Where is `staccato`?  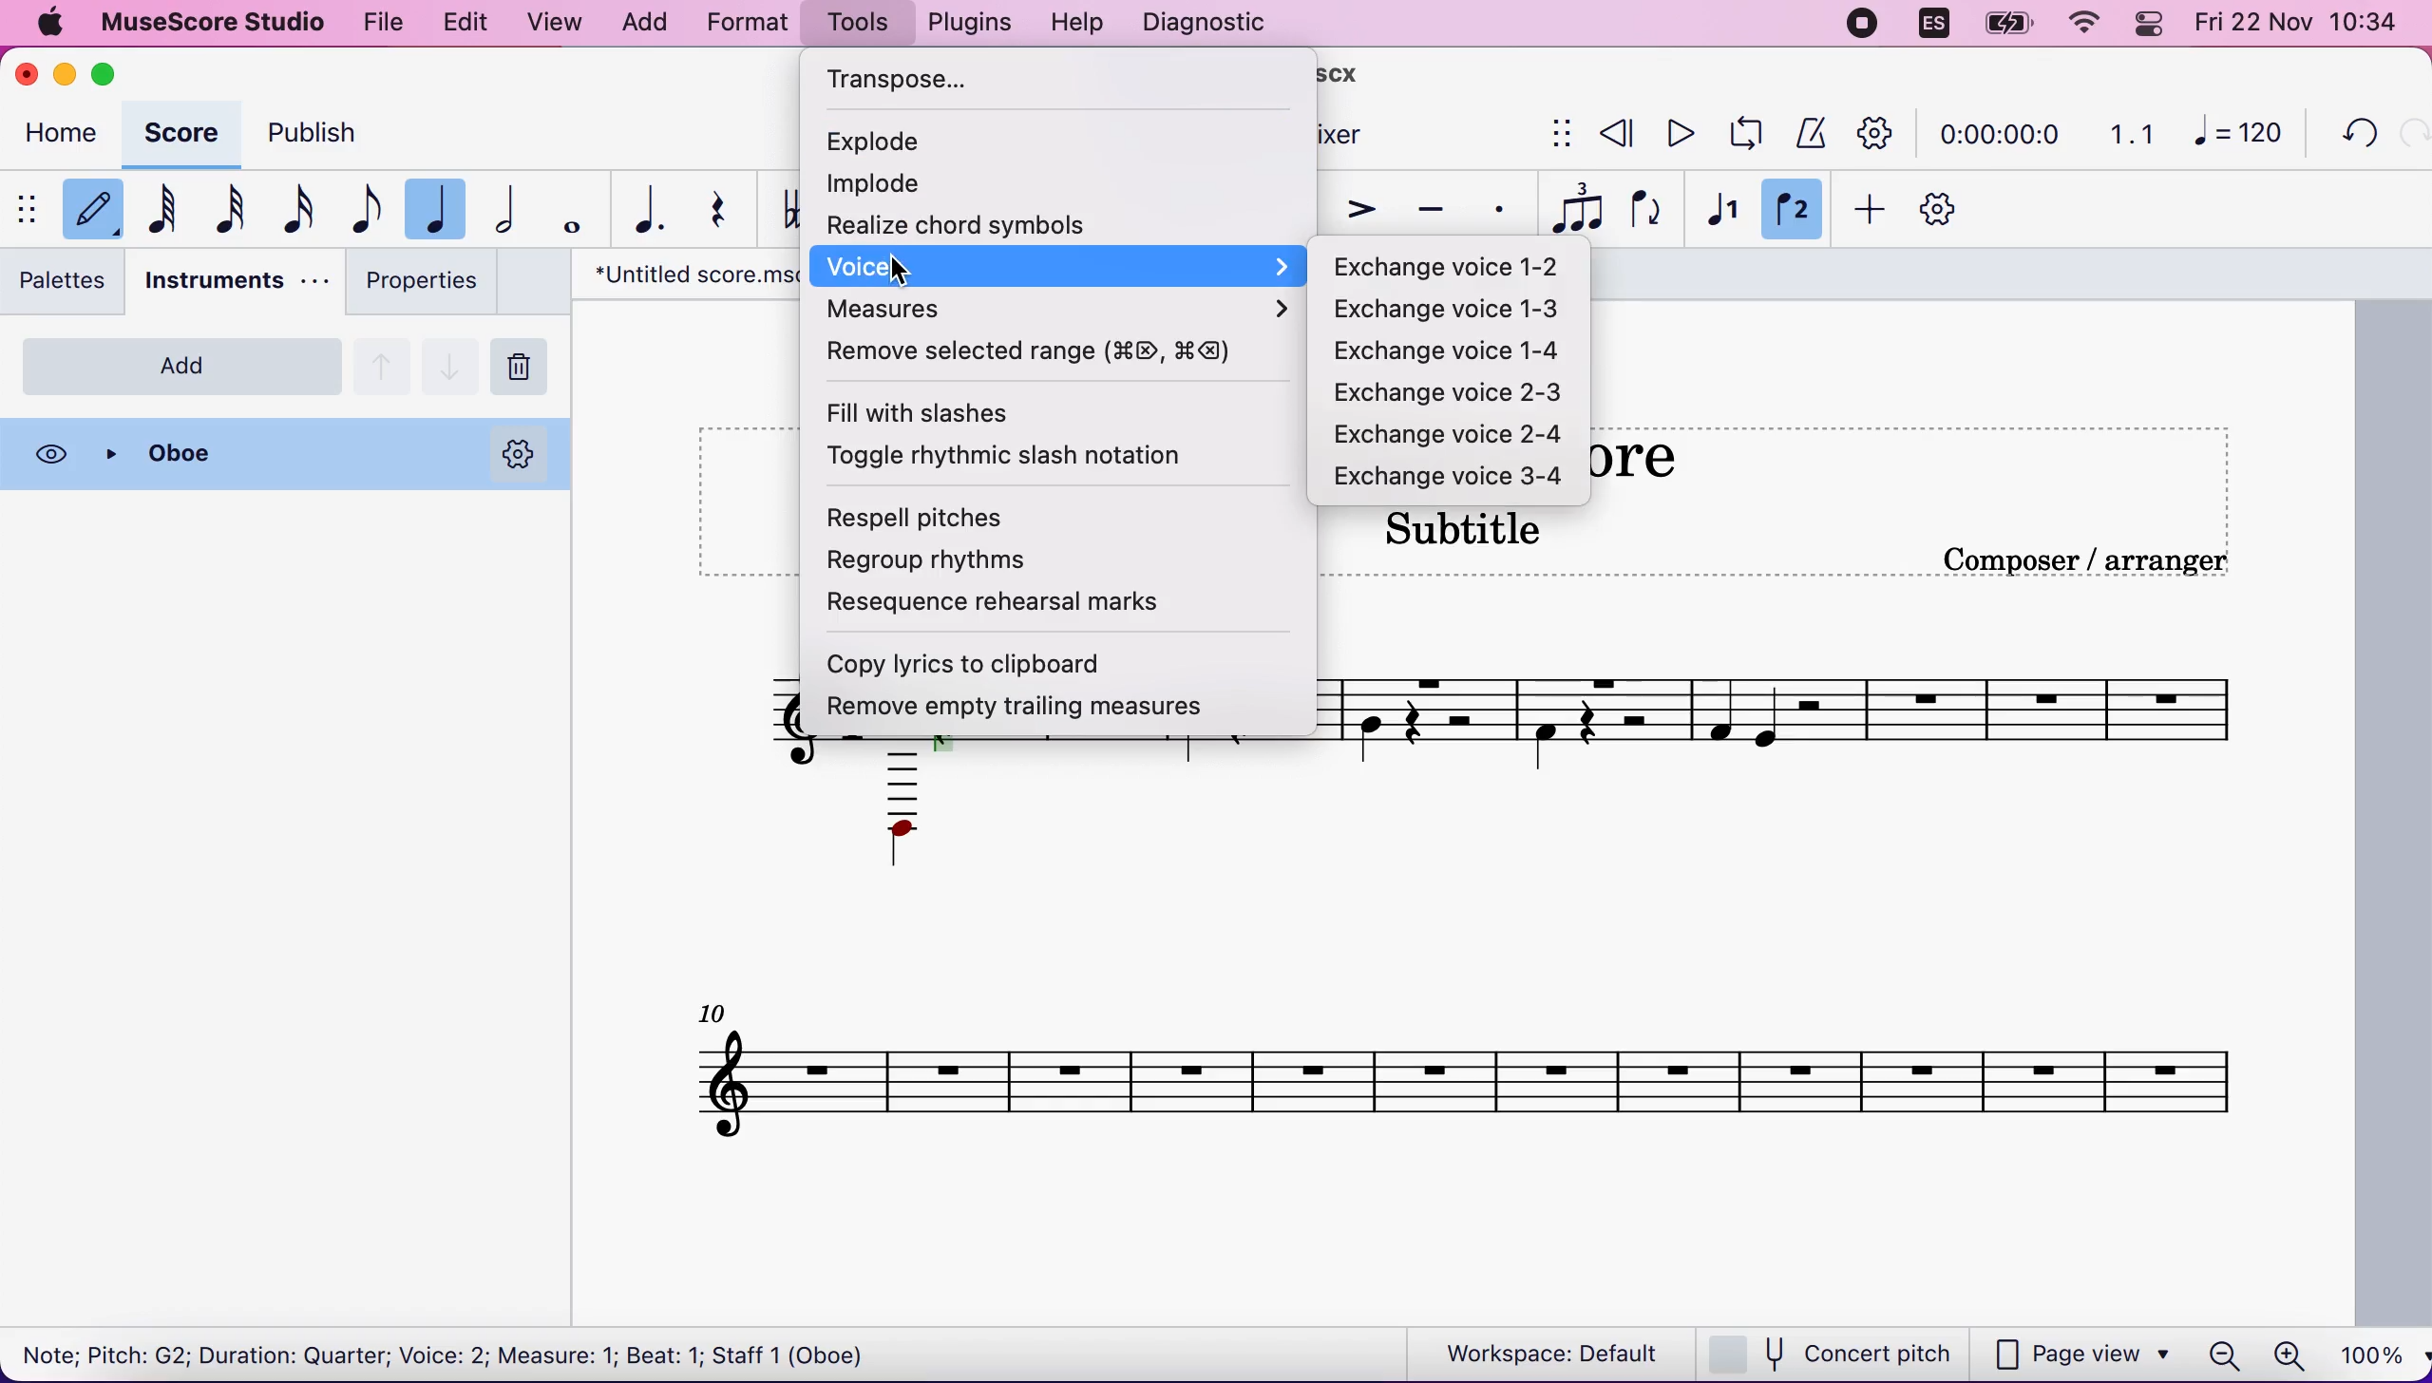 staccato is located at coordinates (1499, 208).